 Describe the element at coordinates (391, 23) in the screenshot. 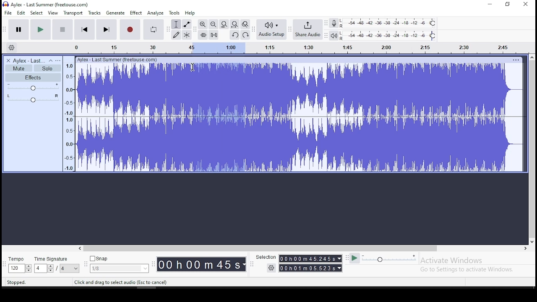

I see `recording level` at that location.